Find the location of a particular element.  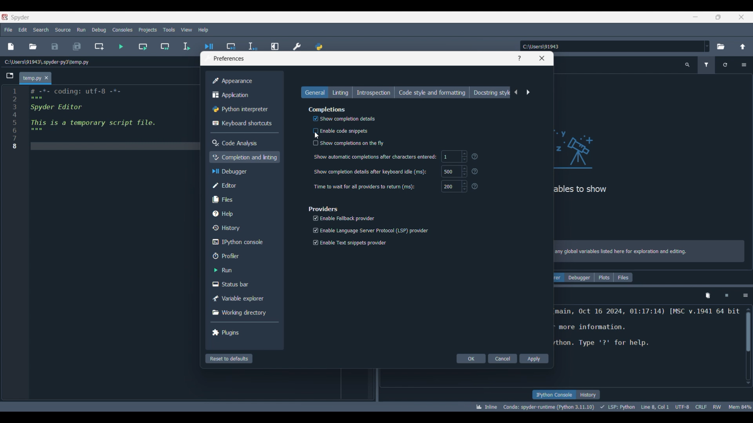

Variable explorer is located at coordinates (242, 298).